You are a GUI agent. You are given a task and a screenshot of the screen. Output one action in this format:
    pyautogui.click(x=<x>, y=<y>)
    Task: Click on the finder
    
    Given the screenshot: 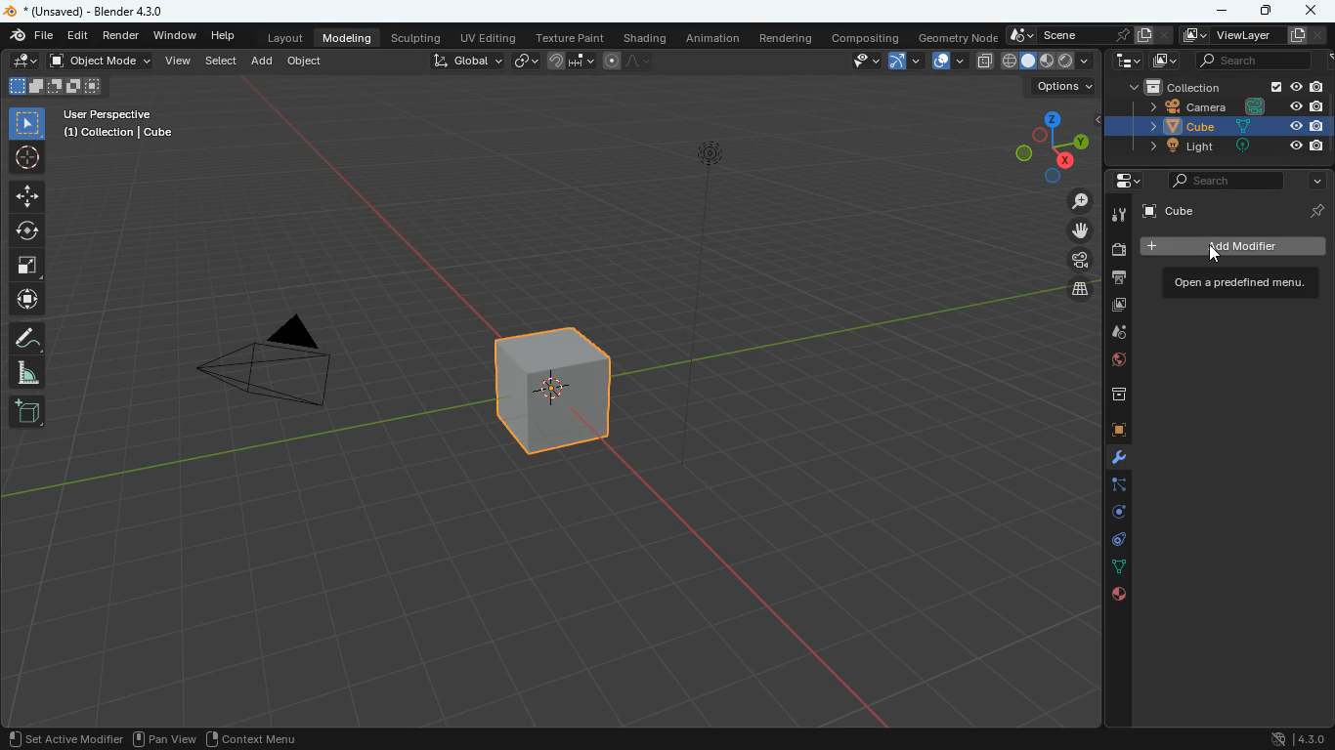 What is the action you would take?
    pyautogui.click(x=32, y=37)
    